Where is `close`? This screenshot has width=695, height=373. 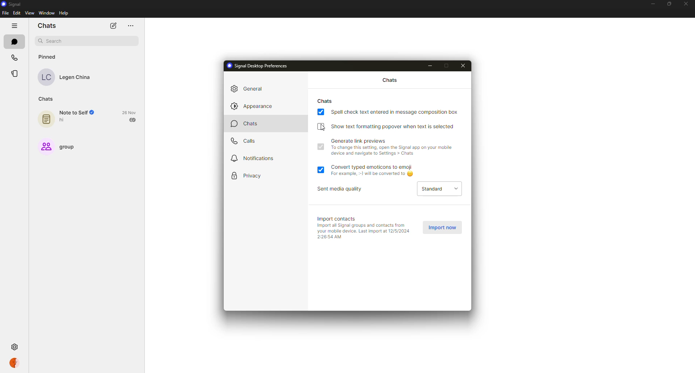 close is located at coordinates (465, 65).